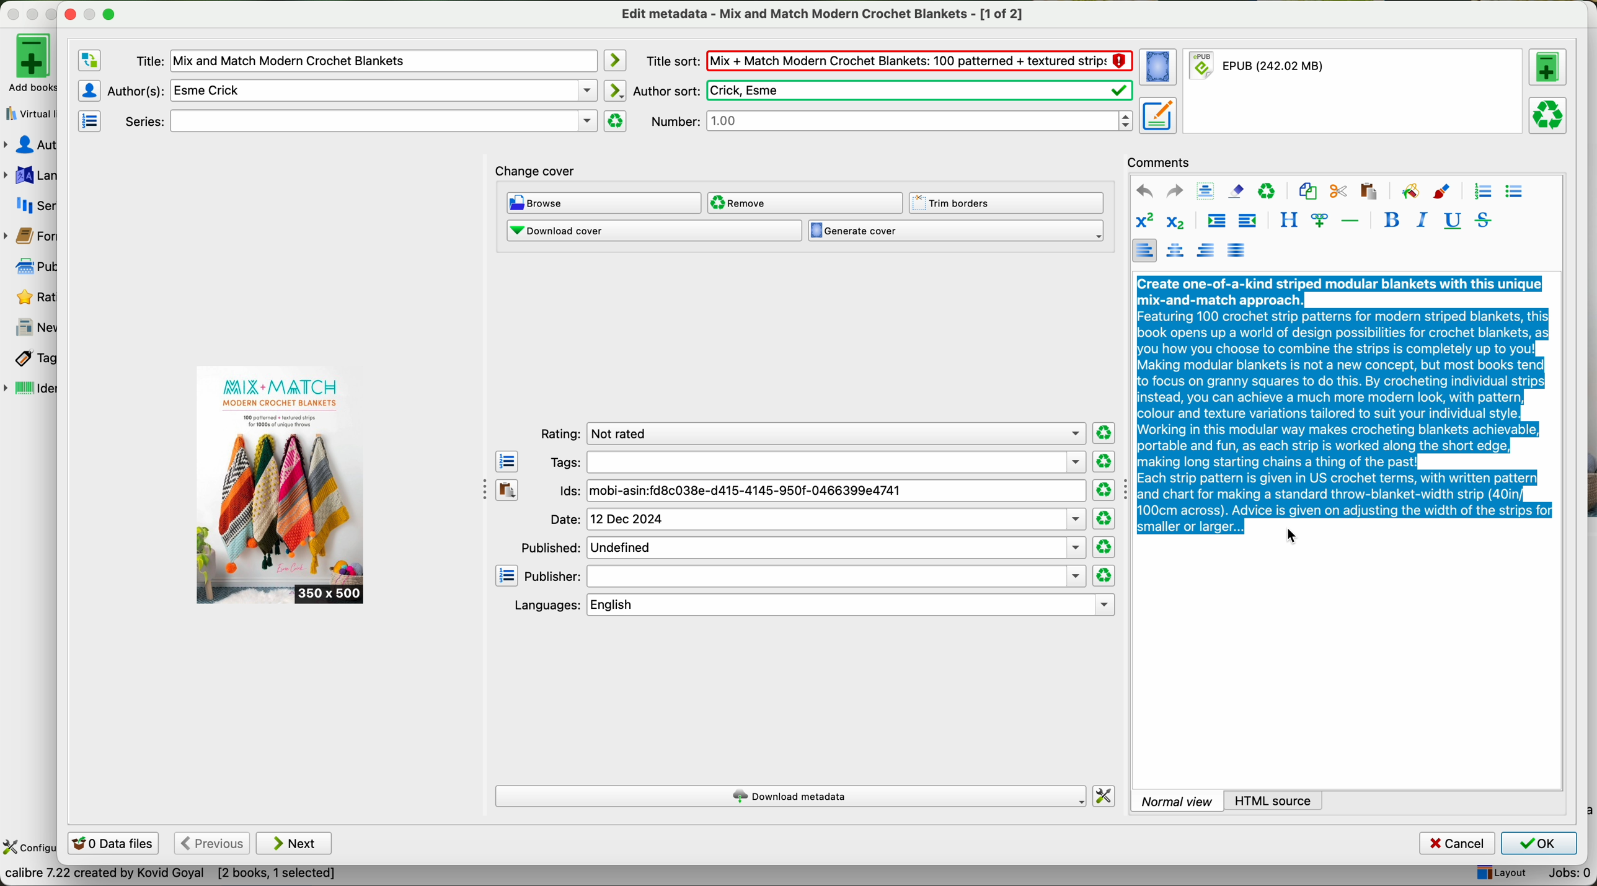  What do you see at coordinates (1103, 462) in the screenshot?
I see `clear rating` at bounding box center [1103, 462].